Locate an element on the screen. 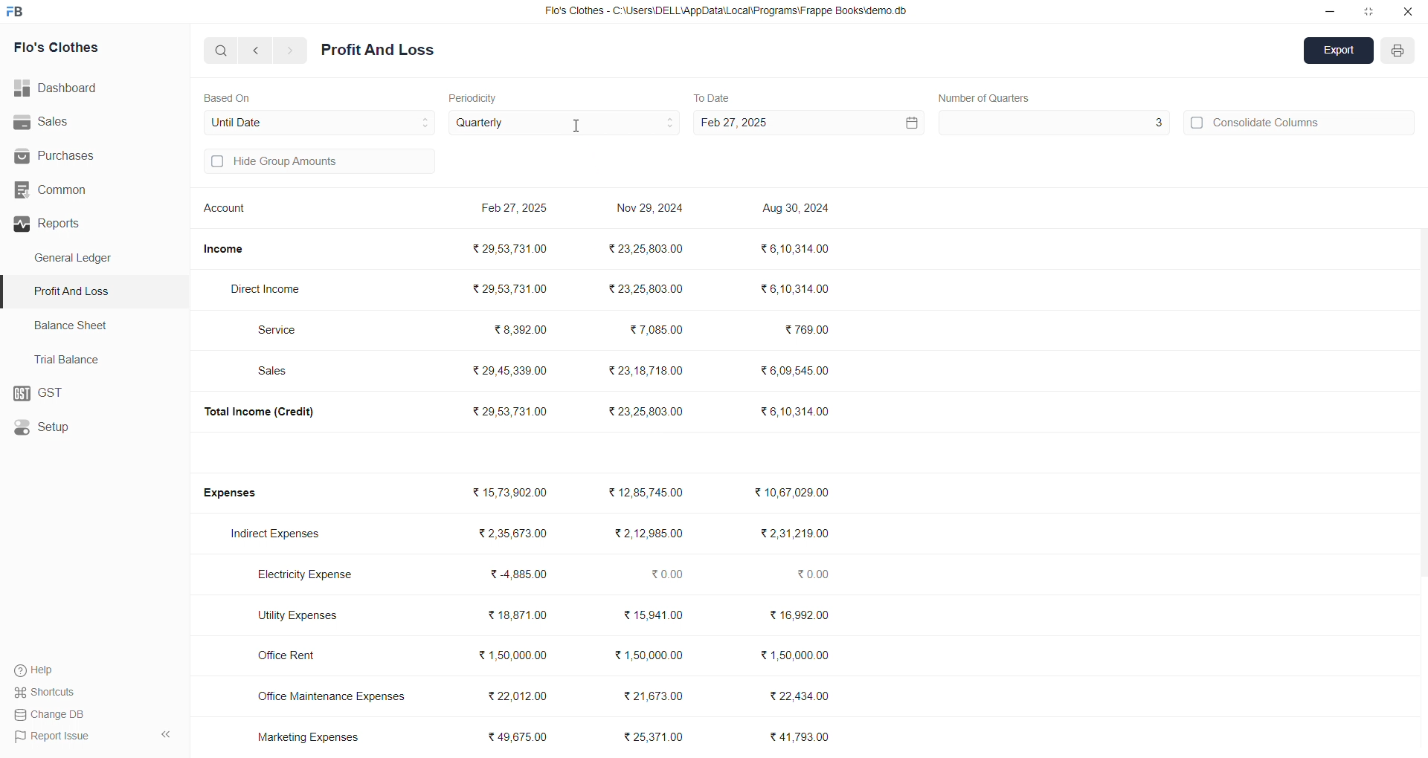 The width and height of the screenshot is (1428, 758). Office Rent is located at coordinates (300, 656).